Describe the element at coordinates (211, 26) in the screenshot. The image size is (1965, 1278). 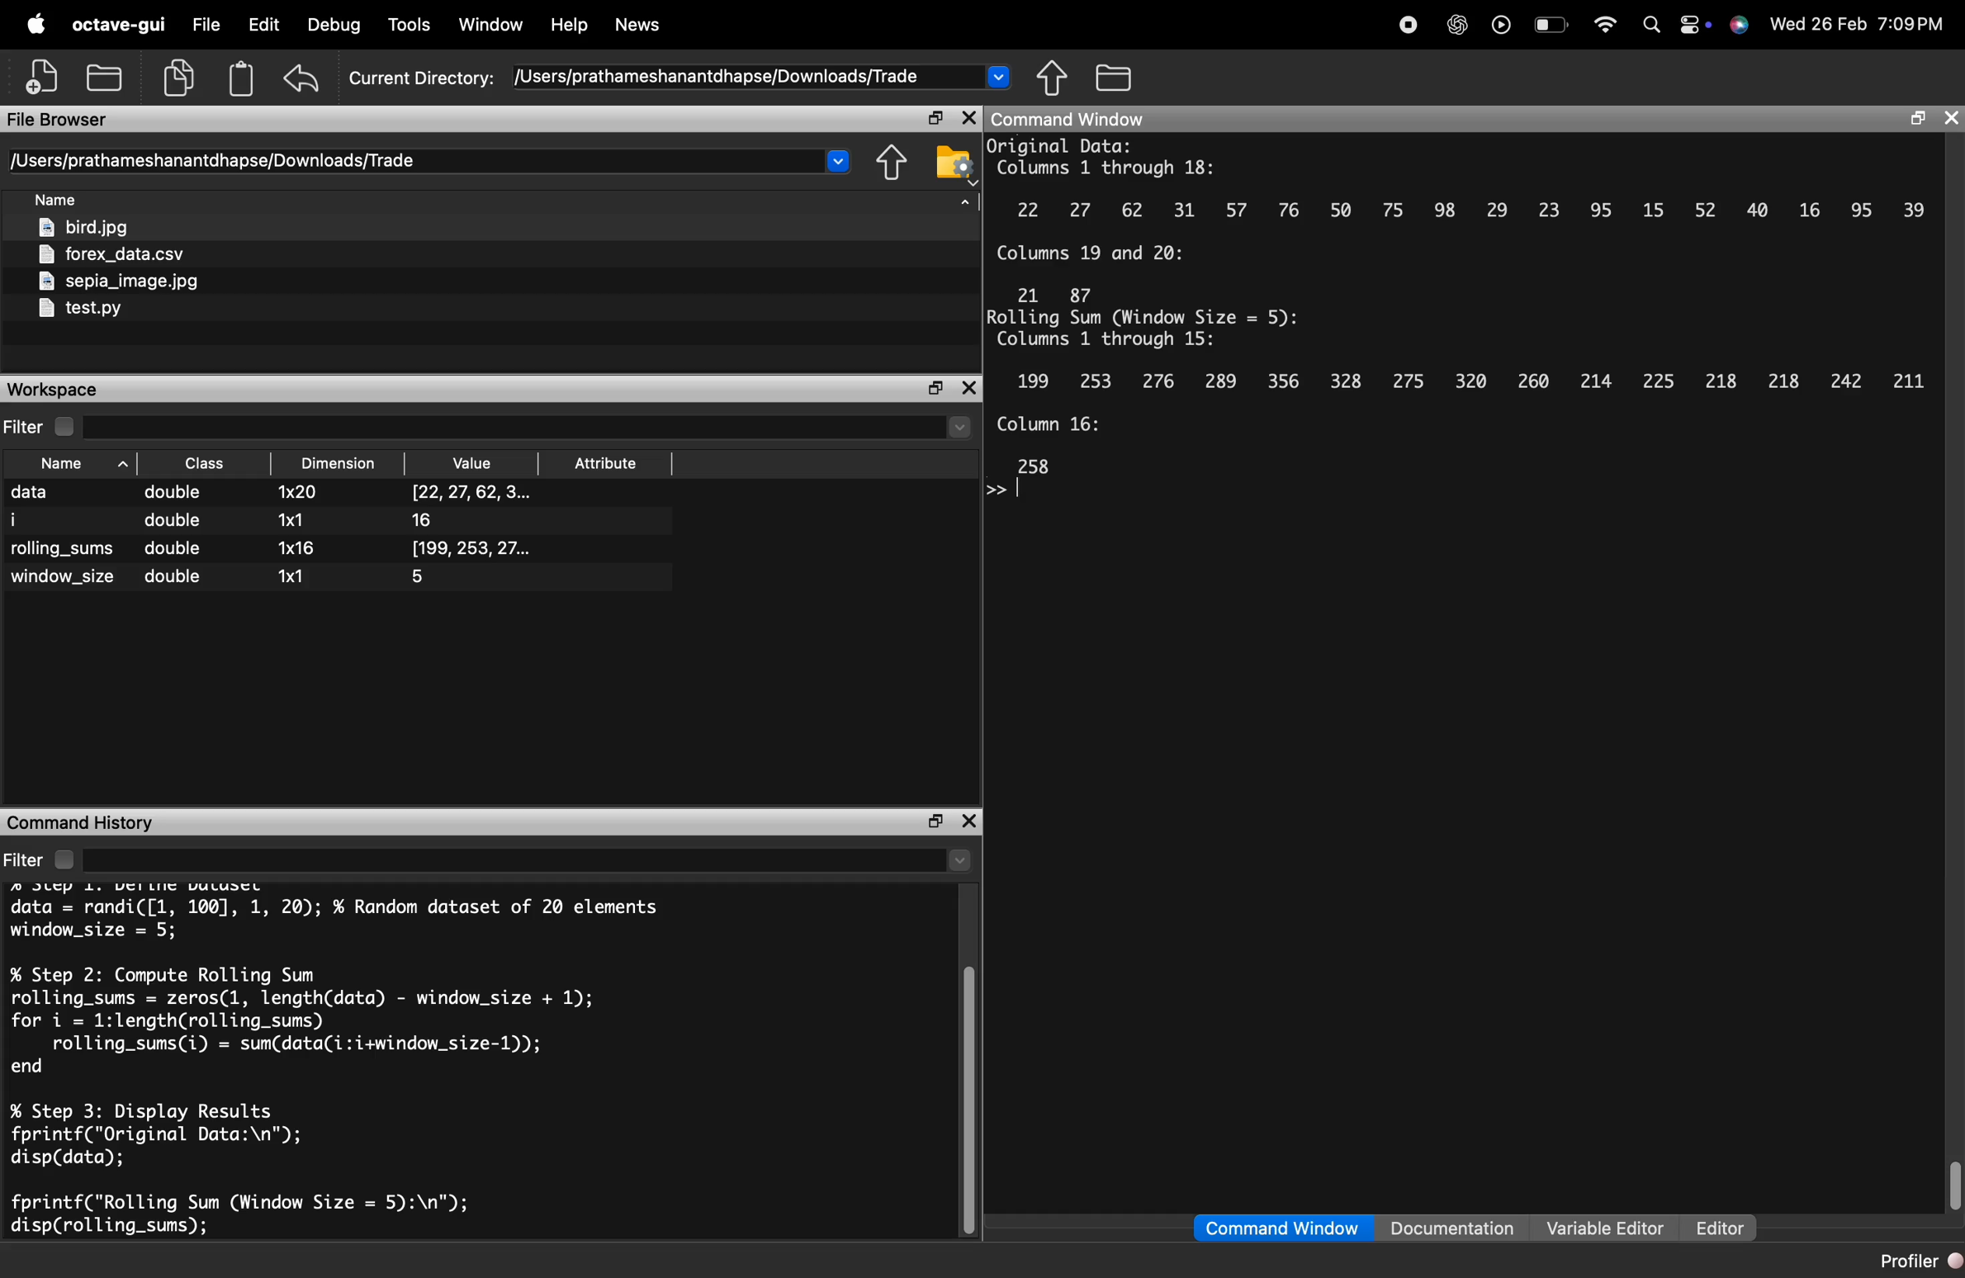
I see `file` at that location.